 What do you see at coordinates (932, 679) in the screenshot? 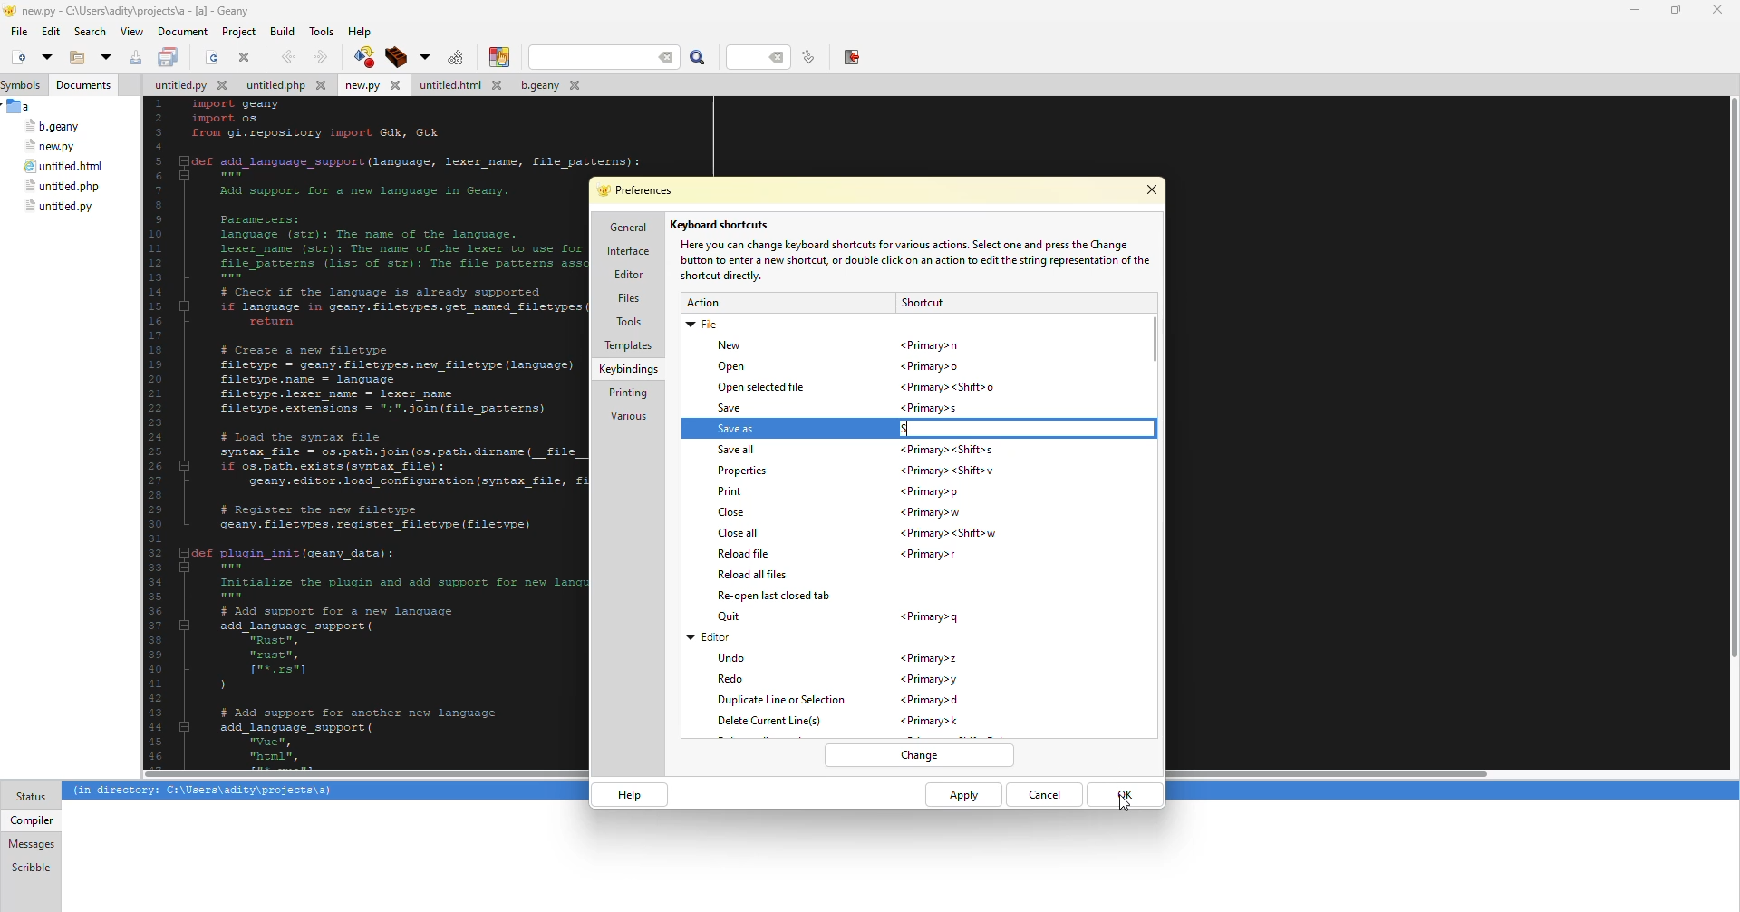
I see `shortcut` at bounding box center [932, 679].